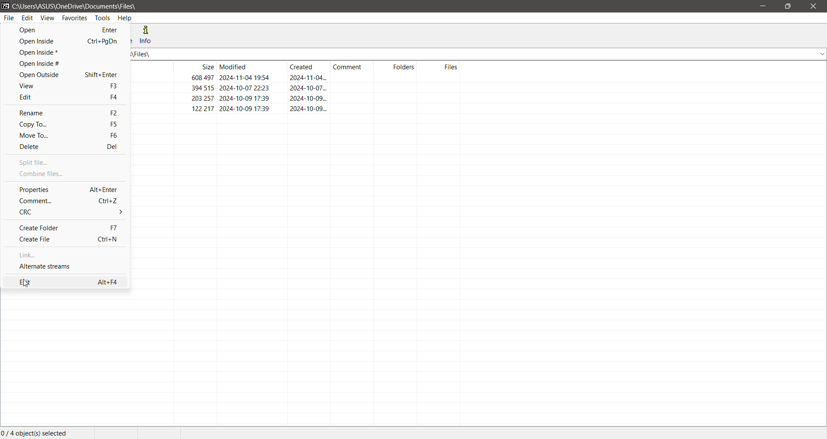 The height and width of the screenshot is (439, 827). Describe the element at coordinates (402, 68) in the screenshot. I see `Folders` at that location.